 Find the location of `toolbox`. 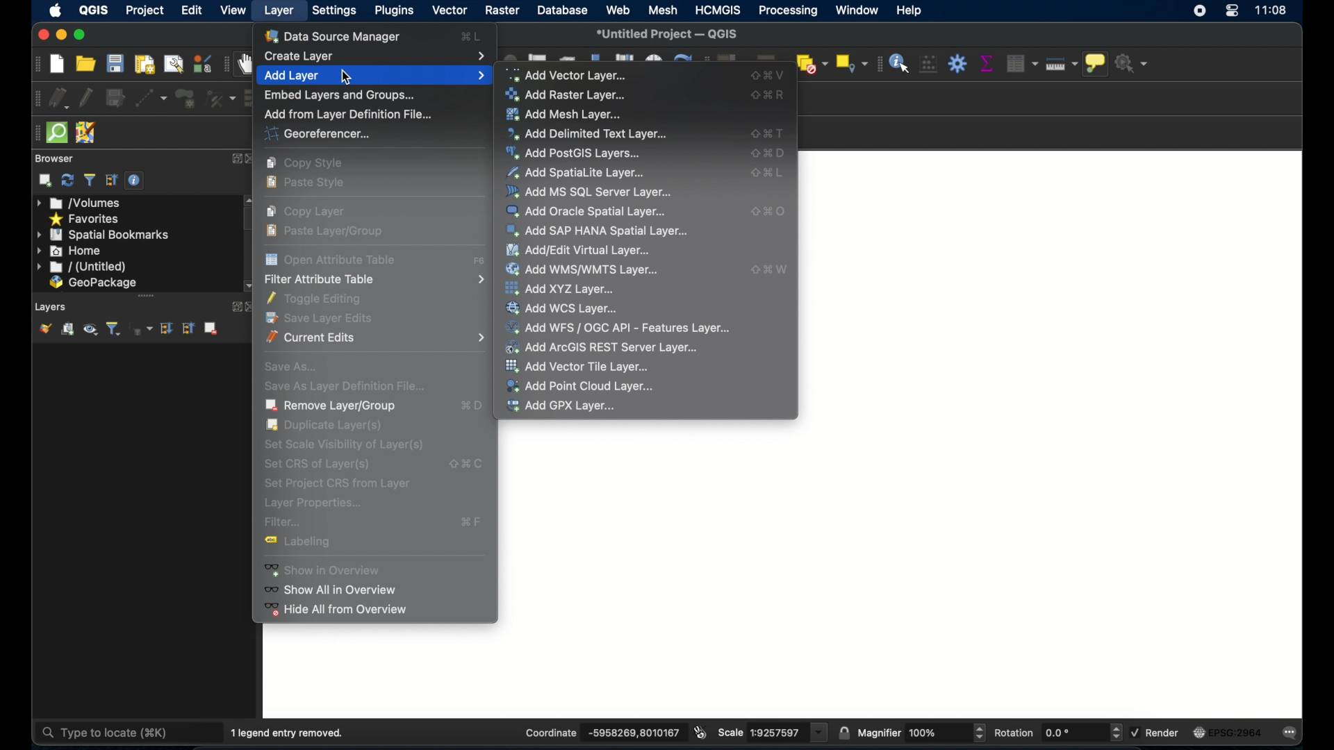

toolbox is located at coordinates (958, 63).